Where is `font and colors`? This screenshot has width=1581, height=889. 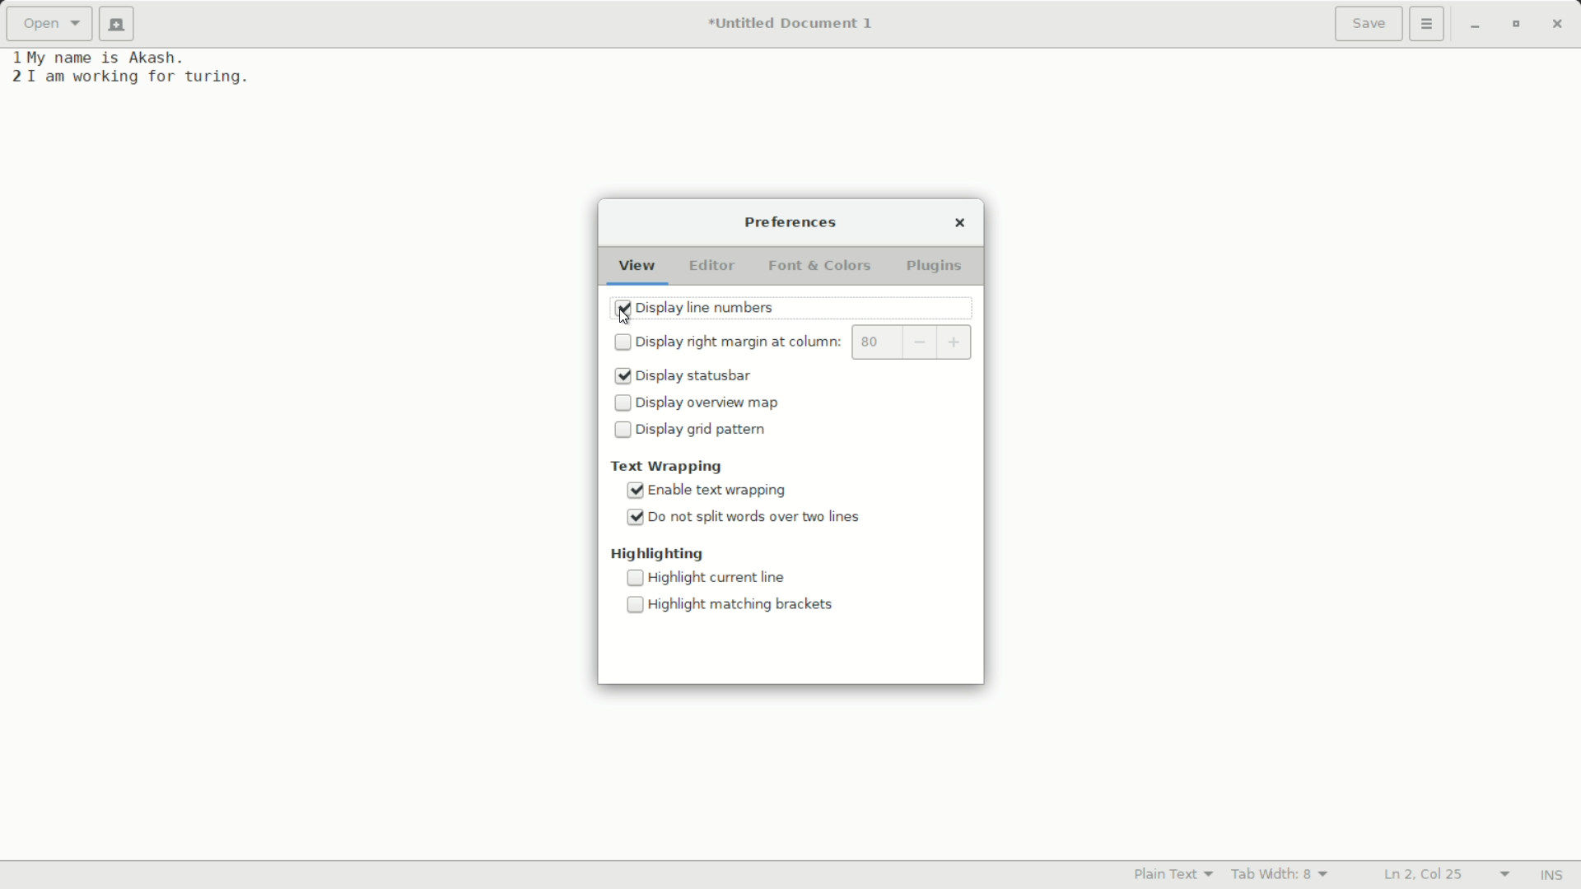 font and colors is located at coordinates (821, 266).